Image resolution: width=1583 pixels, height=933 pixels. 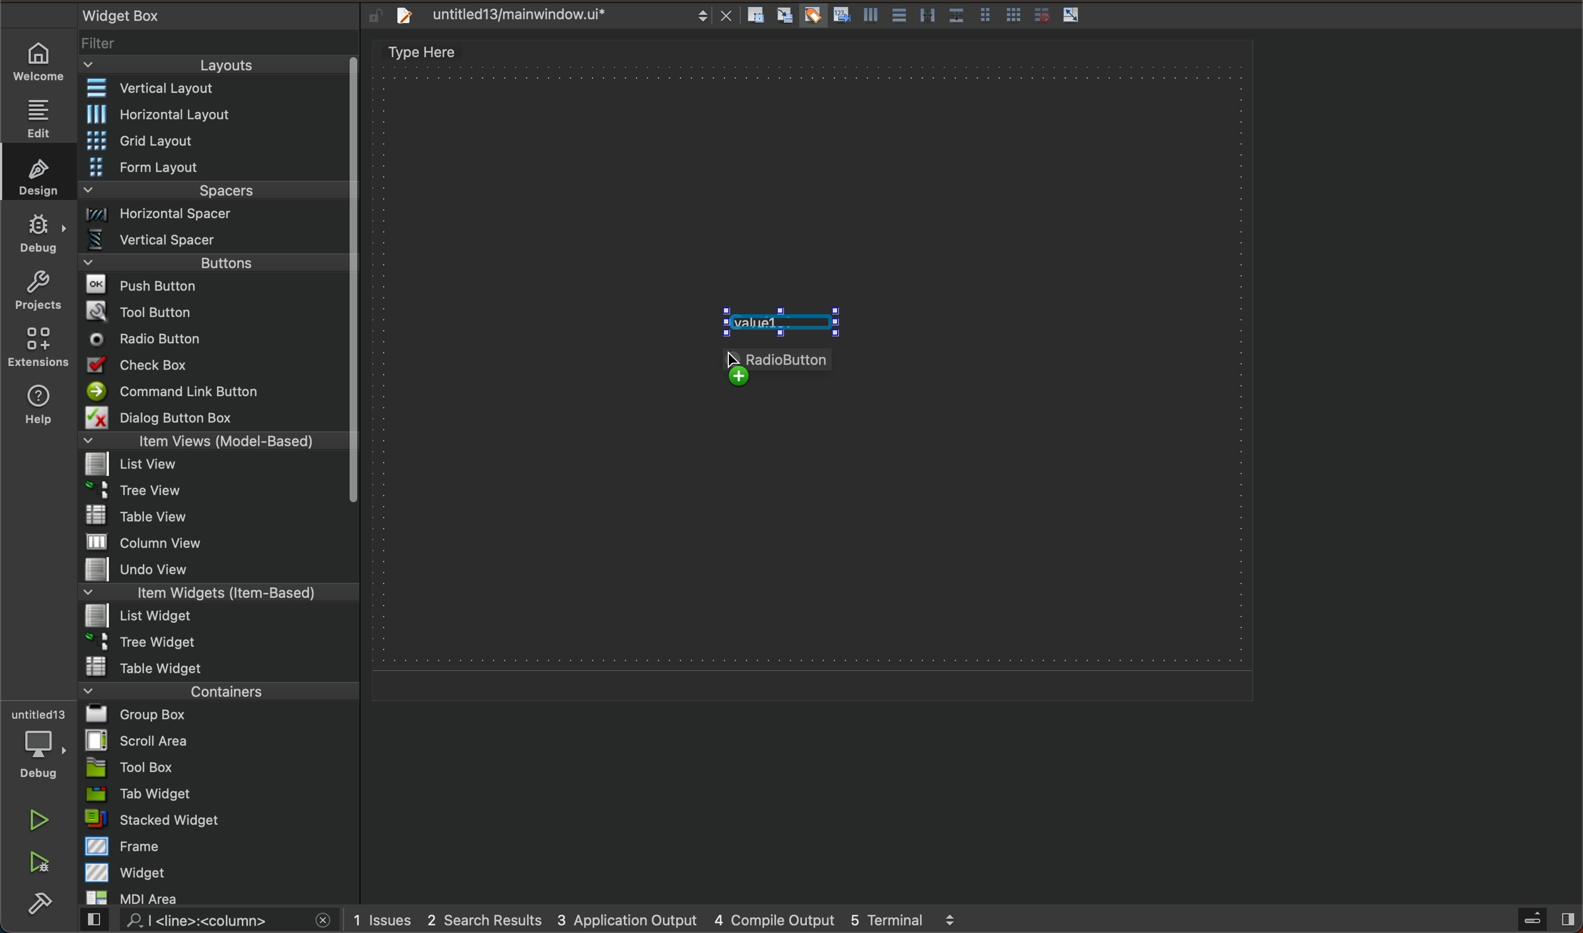 What do you see at coordinates (220, 48) in the screenshot?
I see `filter` at bounding box center [220, 48].